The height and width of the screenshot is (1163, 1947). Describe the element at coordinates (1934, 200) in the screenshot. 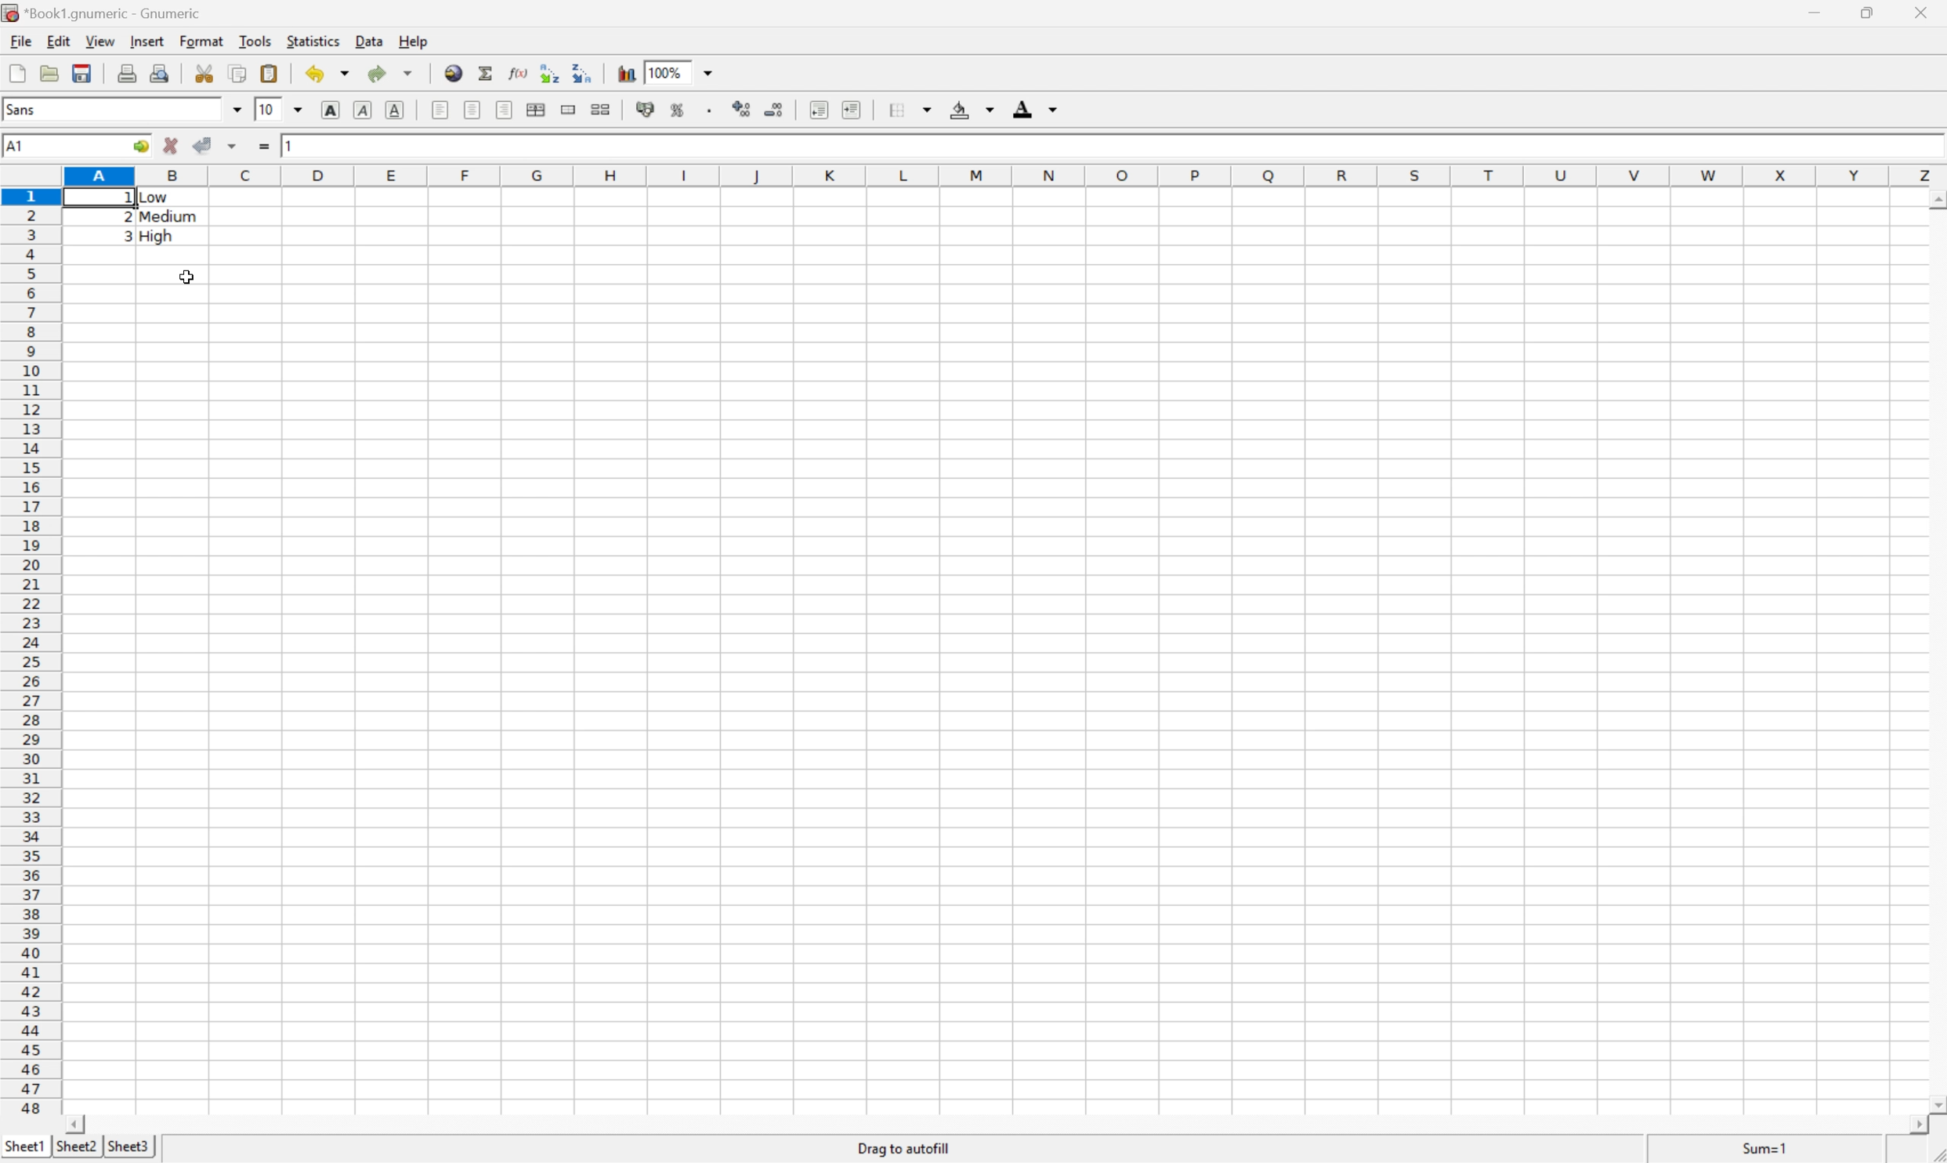

I see `Scroll Up` at that location.